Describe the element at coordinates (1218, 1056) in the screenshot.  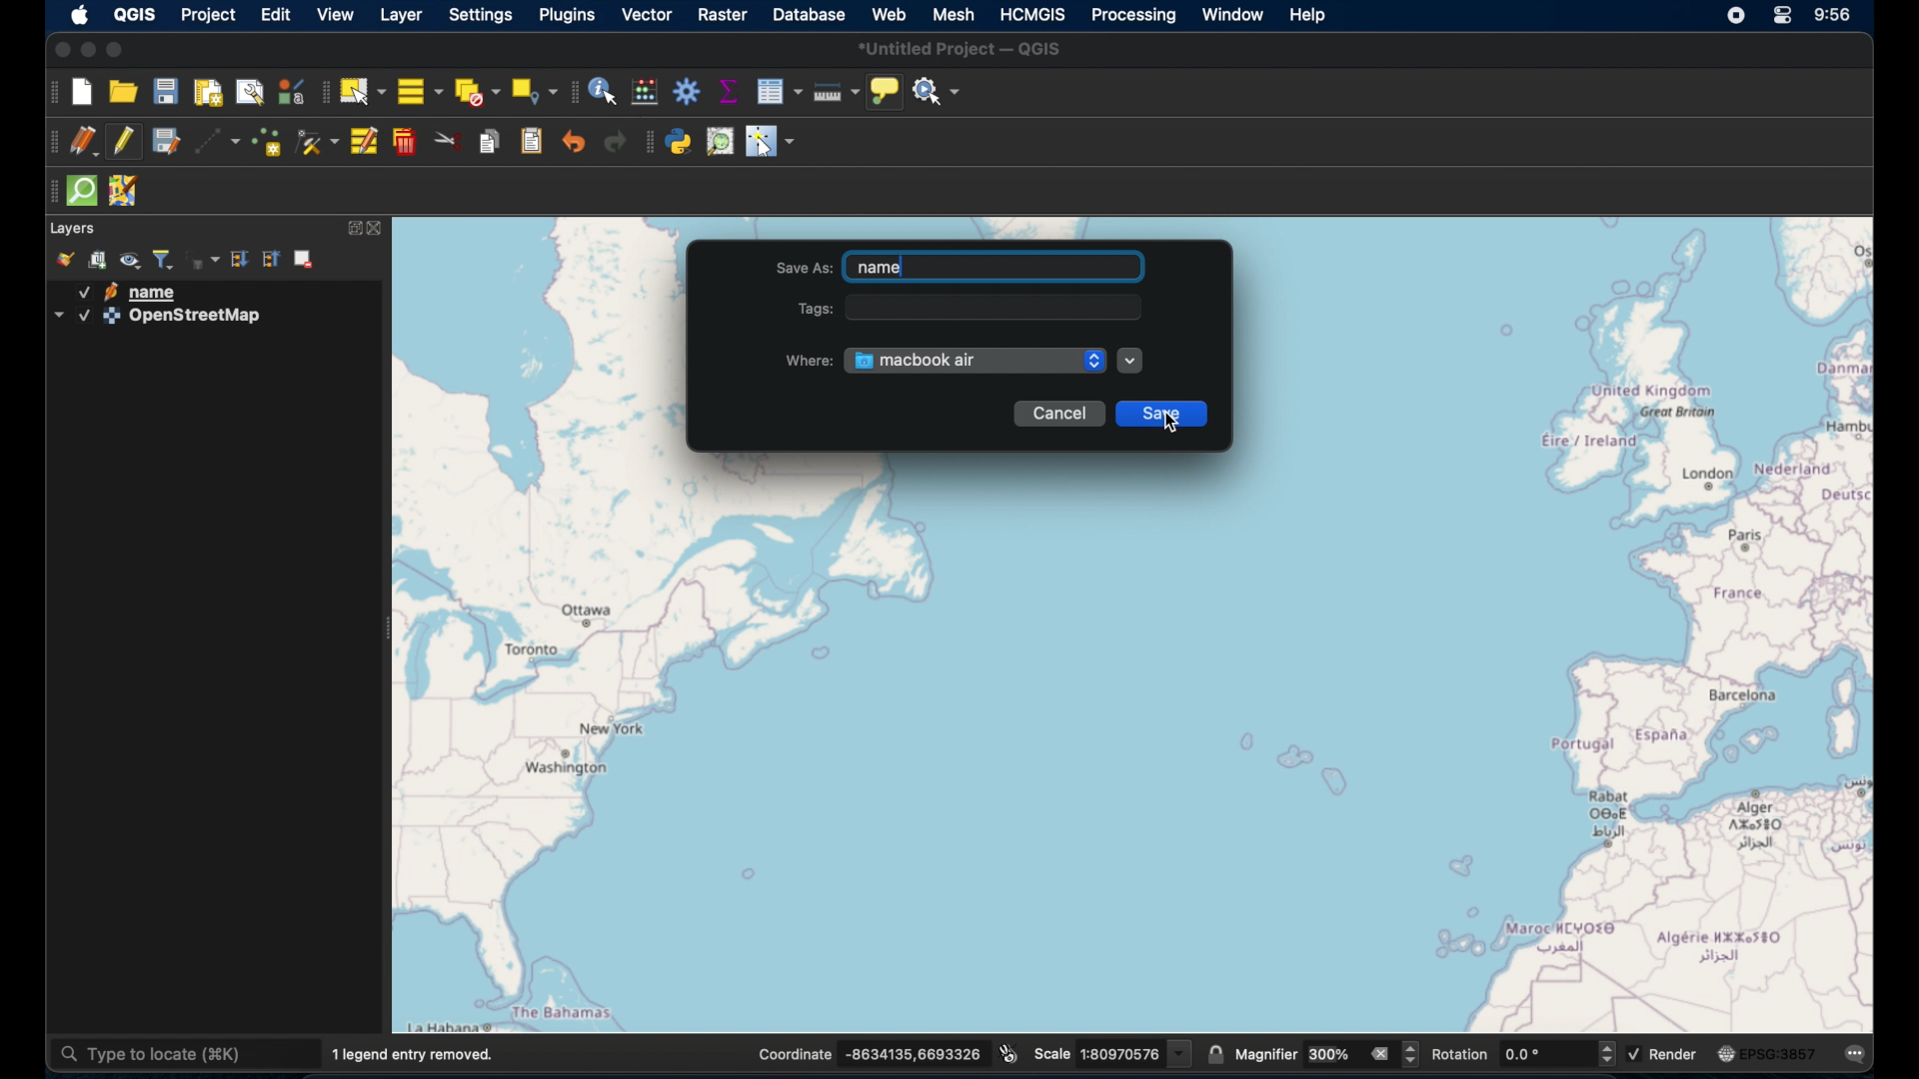
I see `lock scale` at that location.